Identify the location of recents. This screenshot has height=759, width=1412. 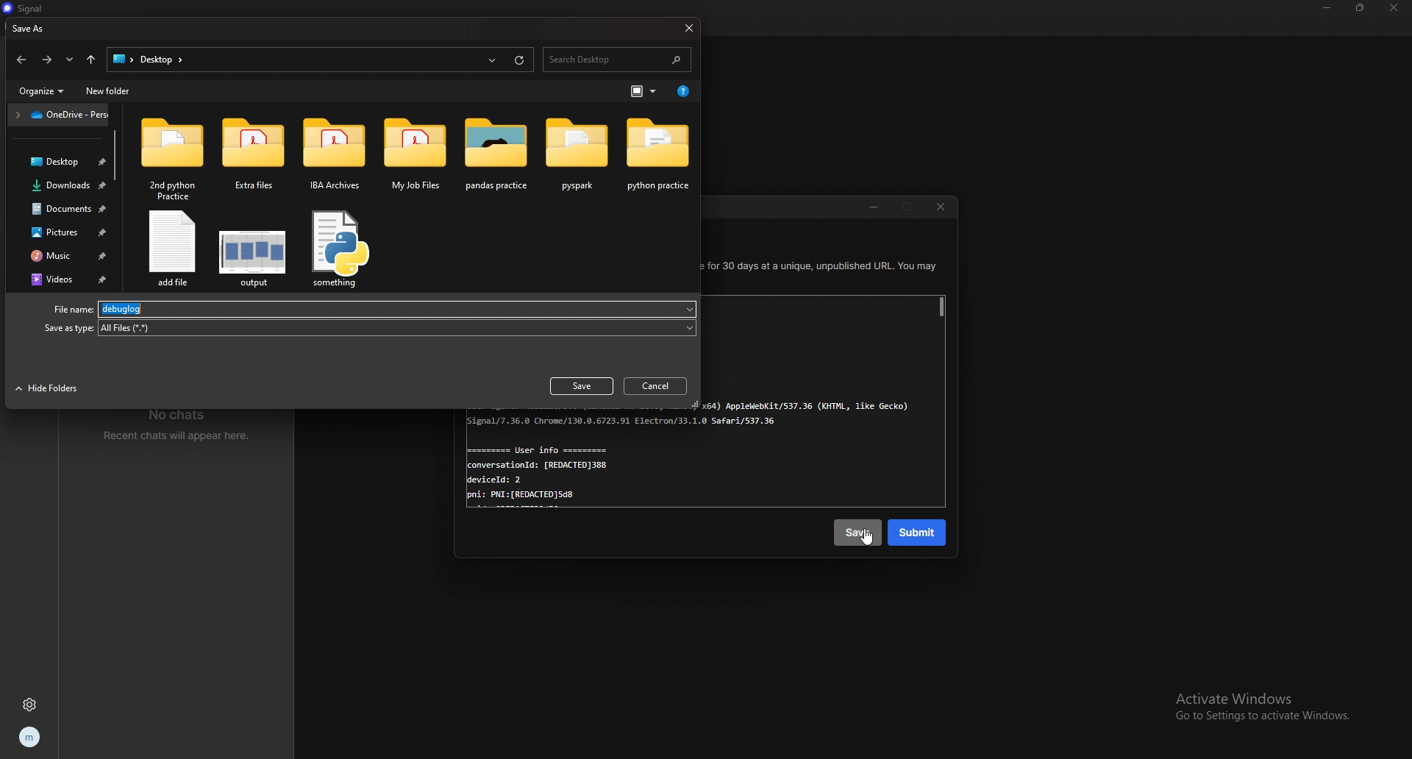
(493, 61).